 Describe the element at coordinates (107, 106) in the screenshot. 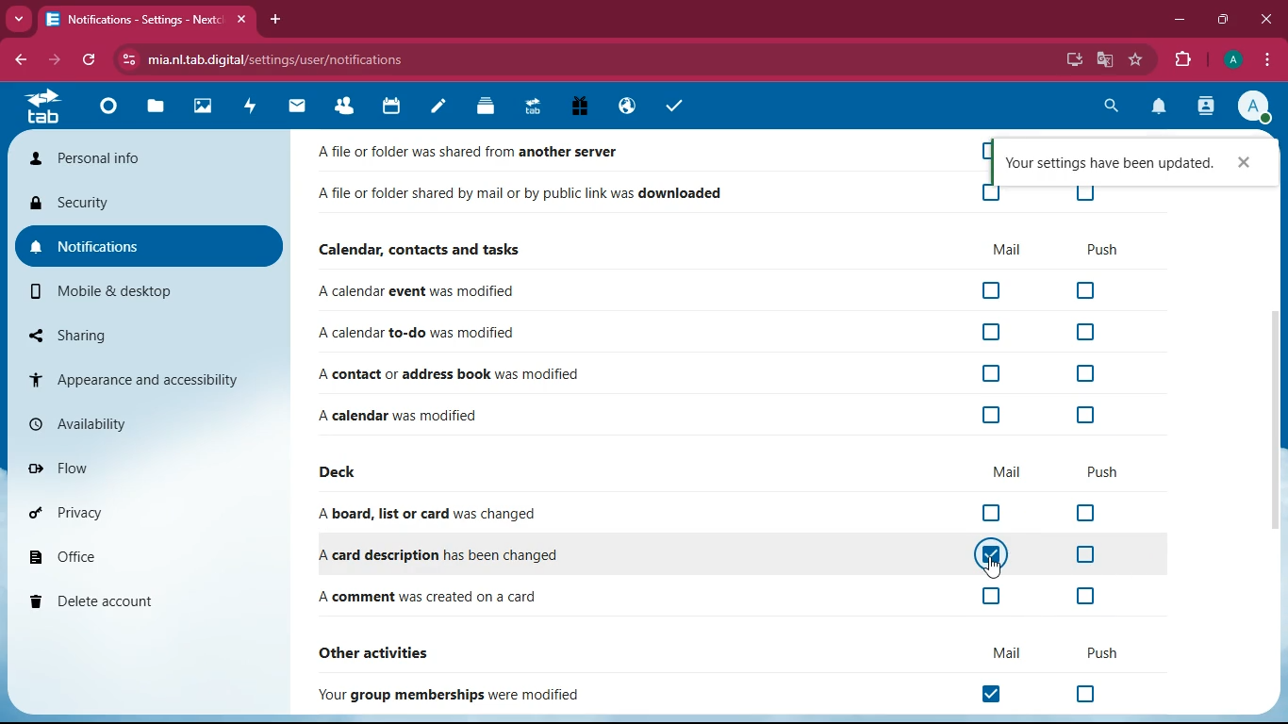

I see `home` at that location.